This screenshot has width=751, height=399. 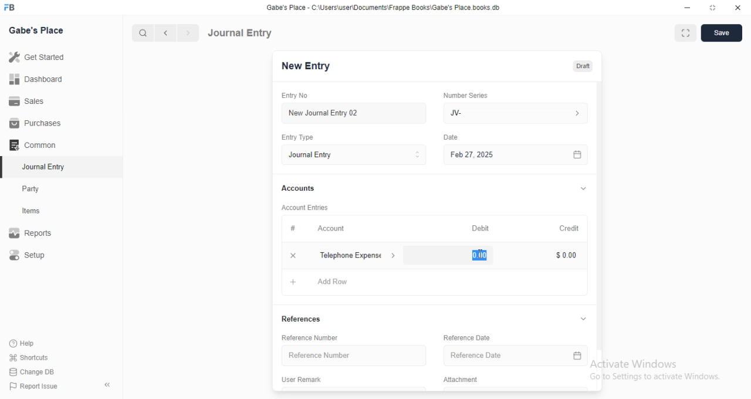 I want to click on Collapse, so click(x=108, y=385).